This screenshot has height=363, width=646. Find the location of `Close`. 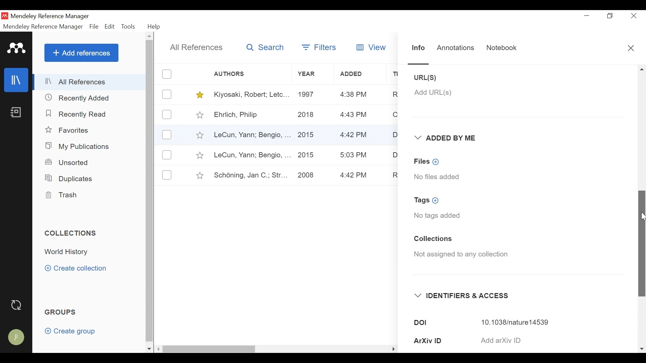

Close is located at coordinates (634, 16).